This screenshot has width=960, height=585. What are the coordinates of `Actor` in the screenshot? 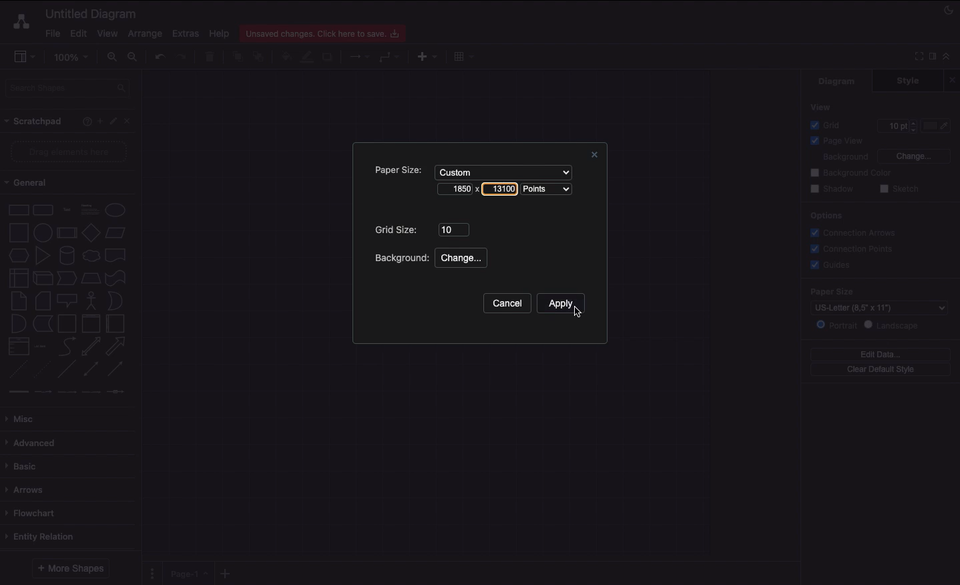 It's located at (91, 299).